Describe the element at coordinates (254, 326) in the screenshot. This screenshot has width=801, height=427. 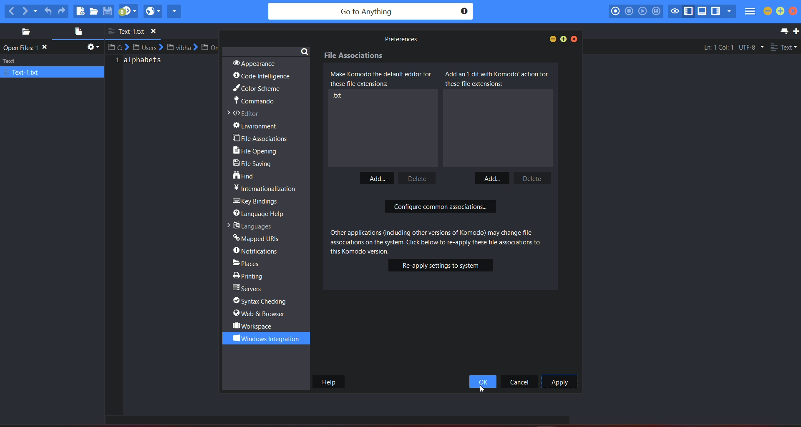
I see `workspace` at that location.